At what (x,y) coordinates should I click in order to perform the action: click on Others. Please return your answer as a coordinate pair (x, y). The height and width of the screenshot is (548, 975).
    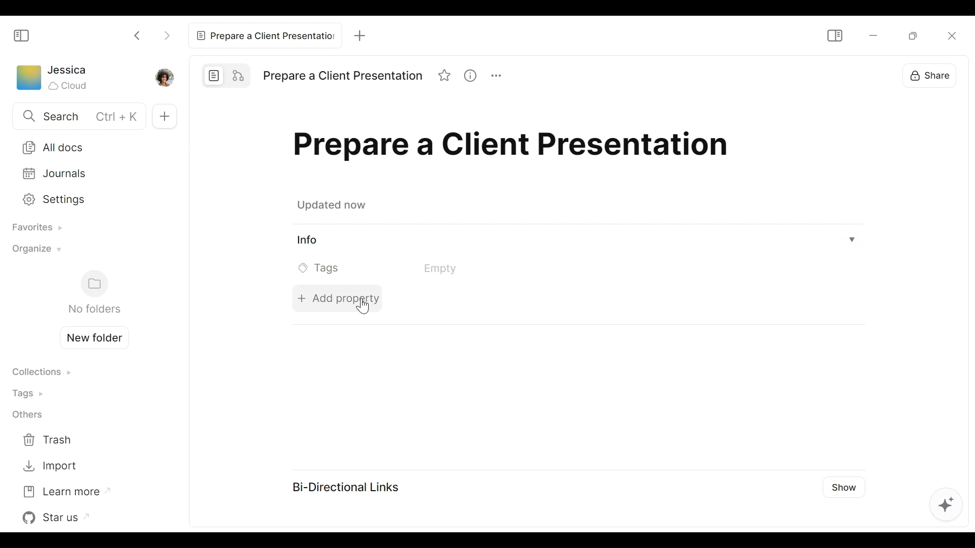
    Looking at the image, I should click on (27, 416).